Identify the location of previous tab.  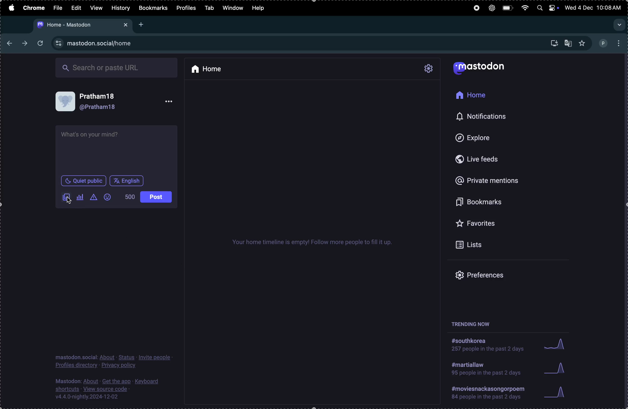
(12, 43).